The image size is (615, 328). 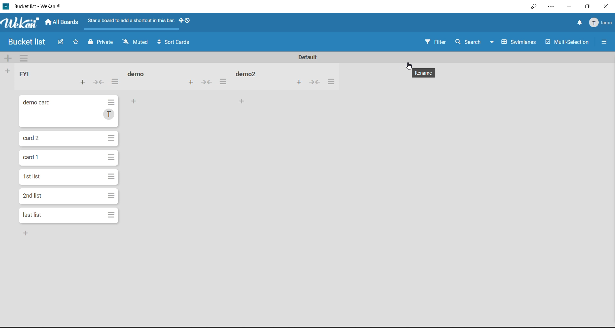 What do you see at coordinates (551, 7) in the screenshot?
I see `settings and more` at bounding box center [551, 7].